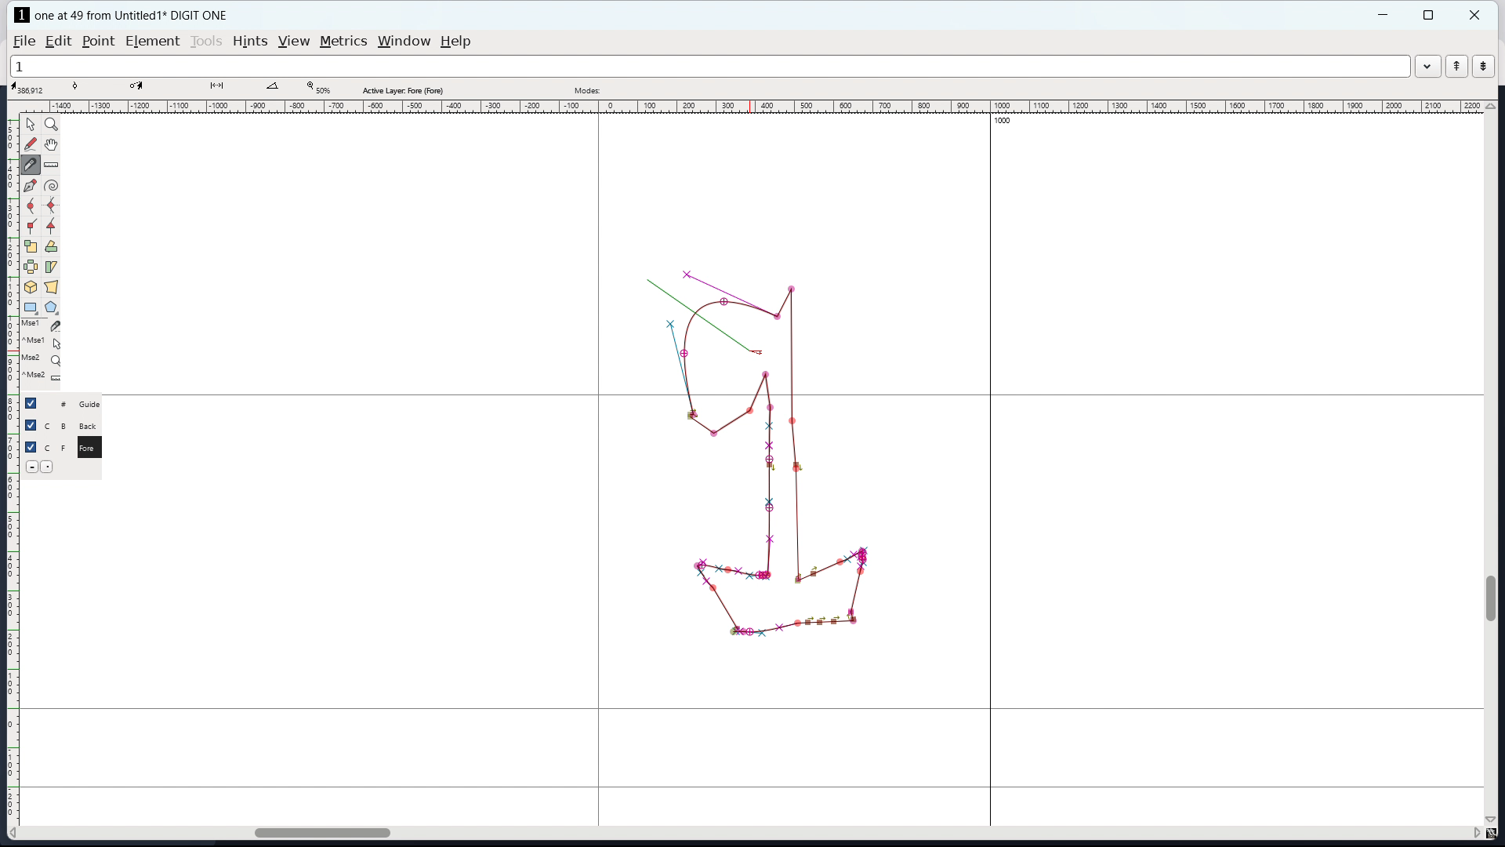 This screenshot has width=1505, height=847. I want to click on scroll by hand, so click(51, 145).